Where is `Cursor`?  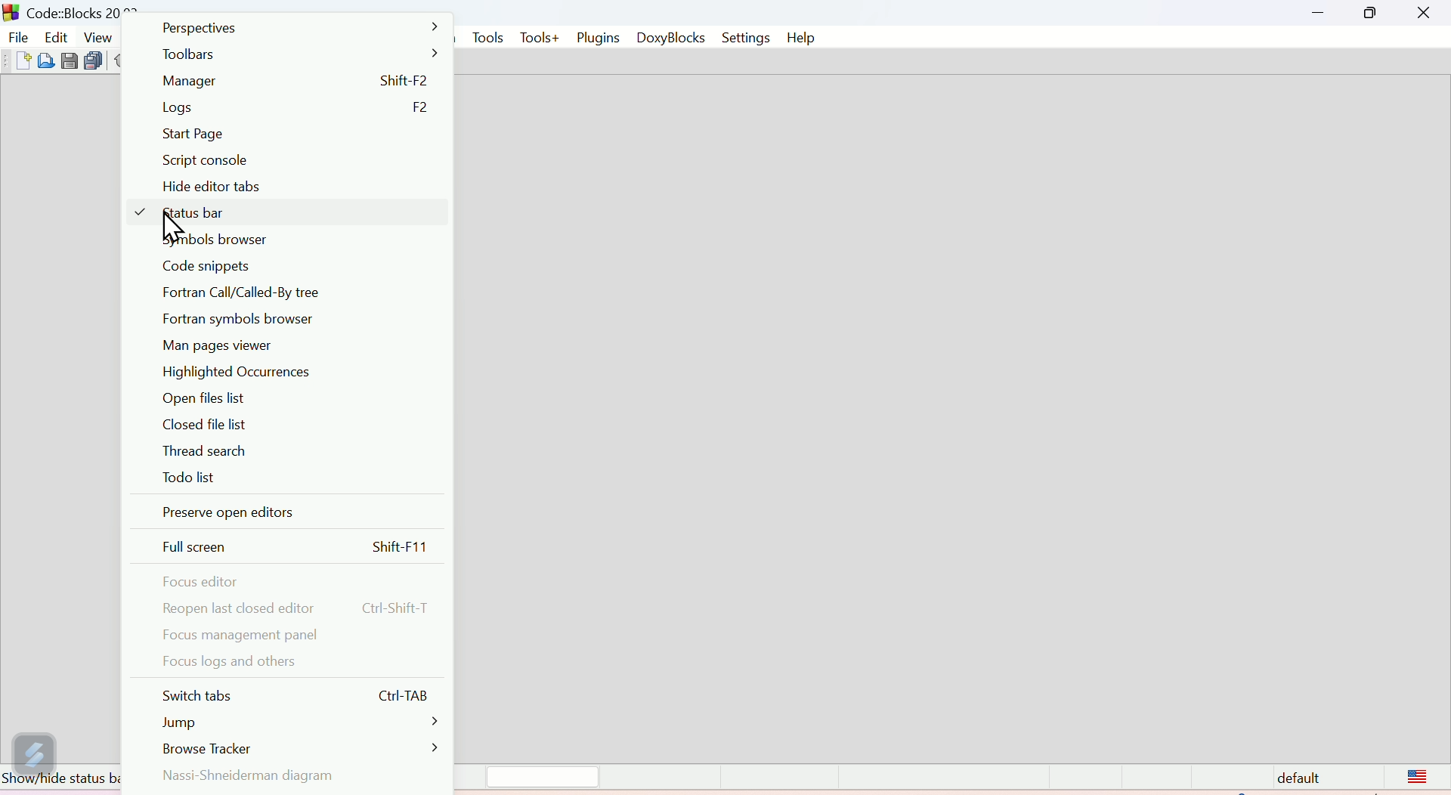
Cursor is located at coordinates (104, 62).